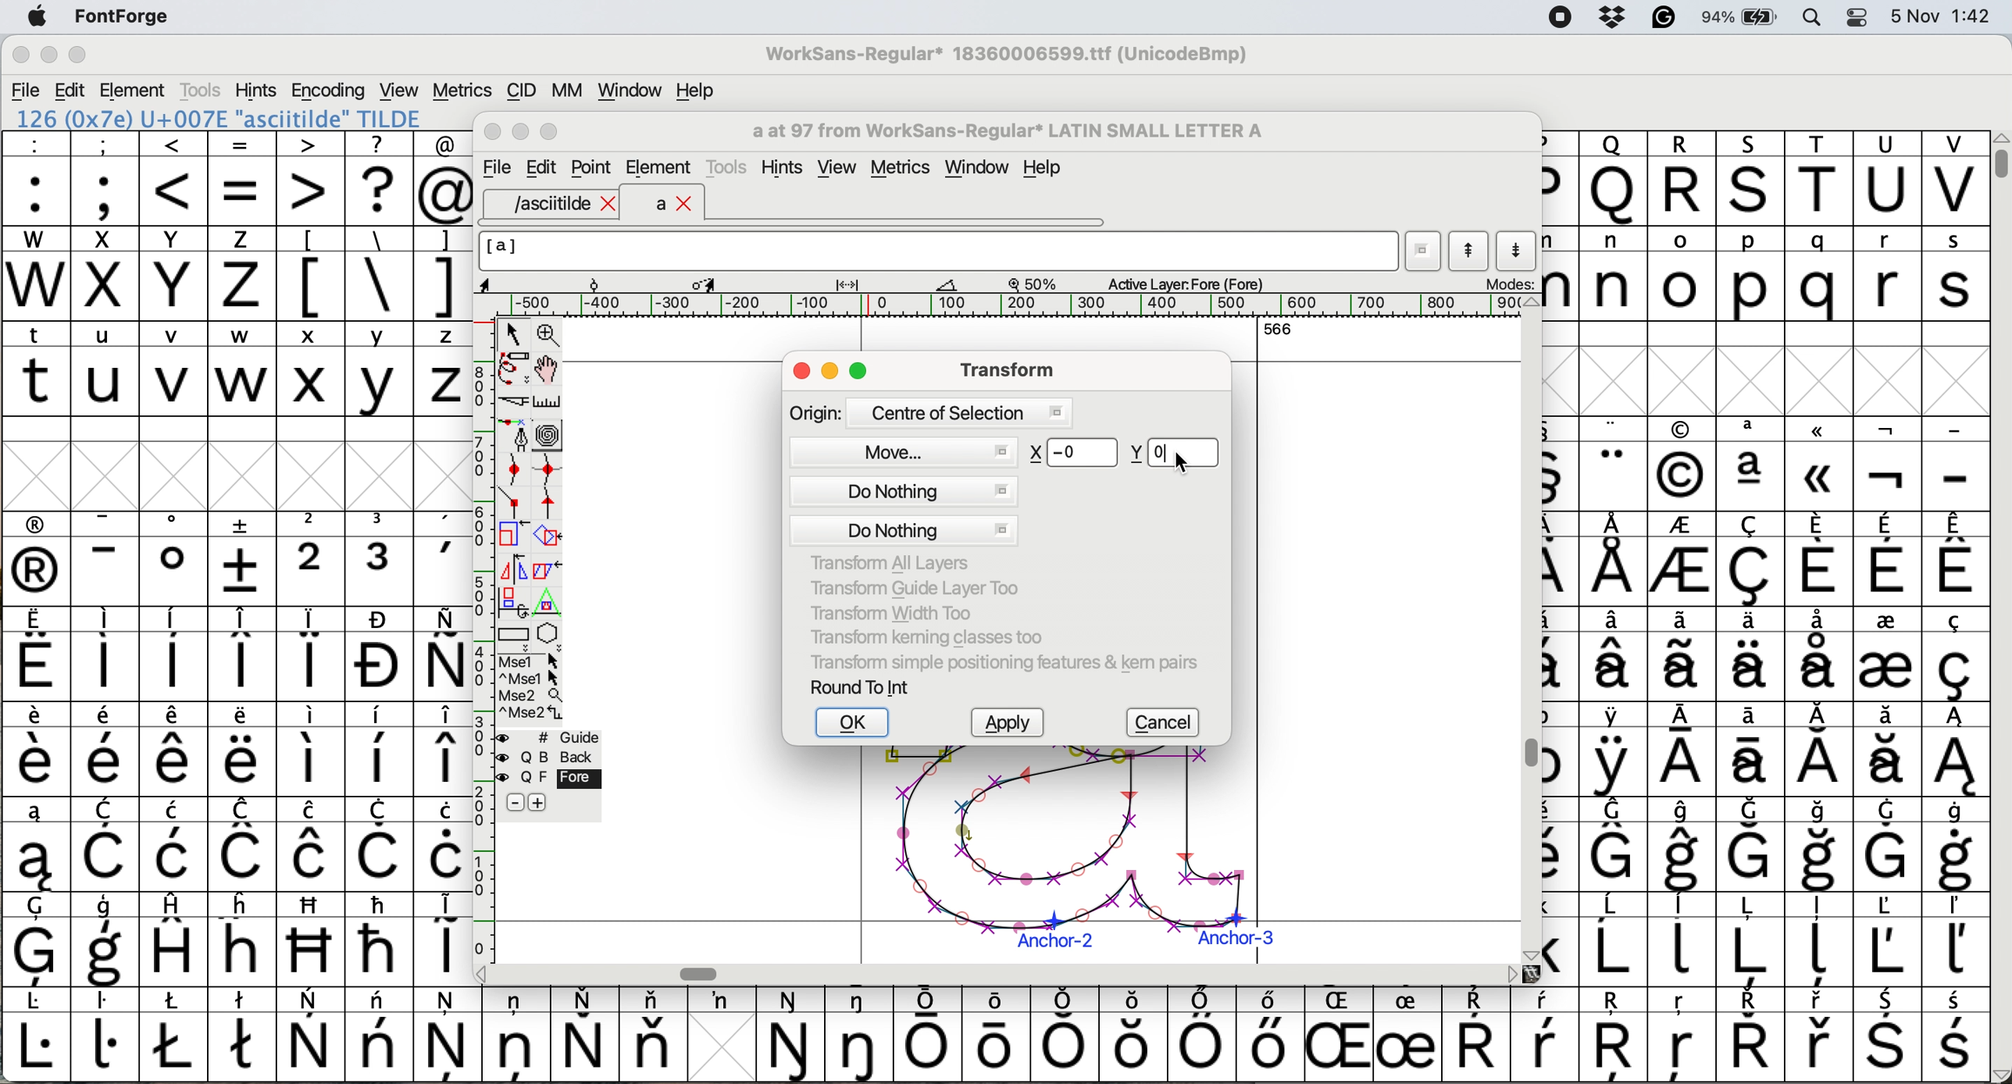 Image resolution: width=2012 pixels, height=1084 pixels. I want to click on r, so click(1885, 274).